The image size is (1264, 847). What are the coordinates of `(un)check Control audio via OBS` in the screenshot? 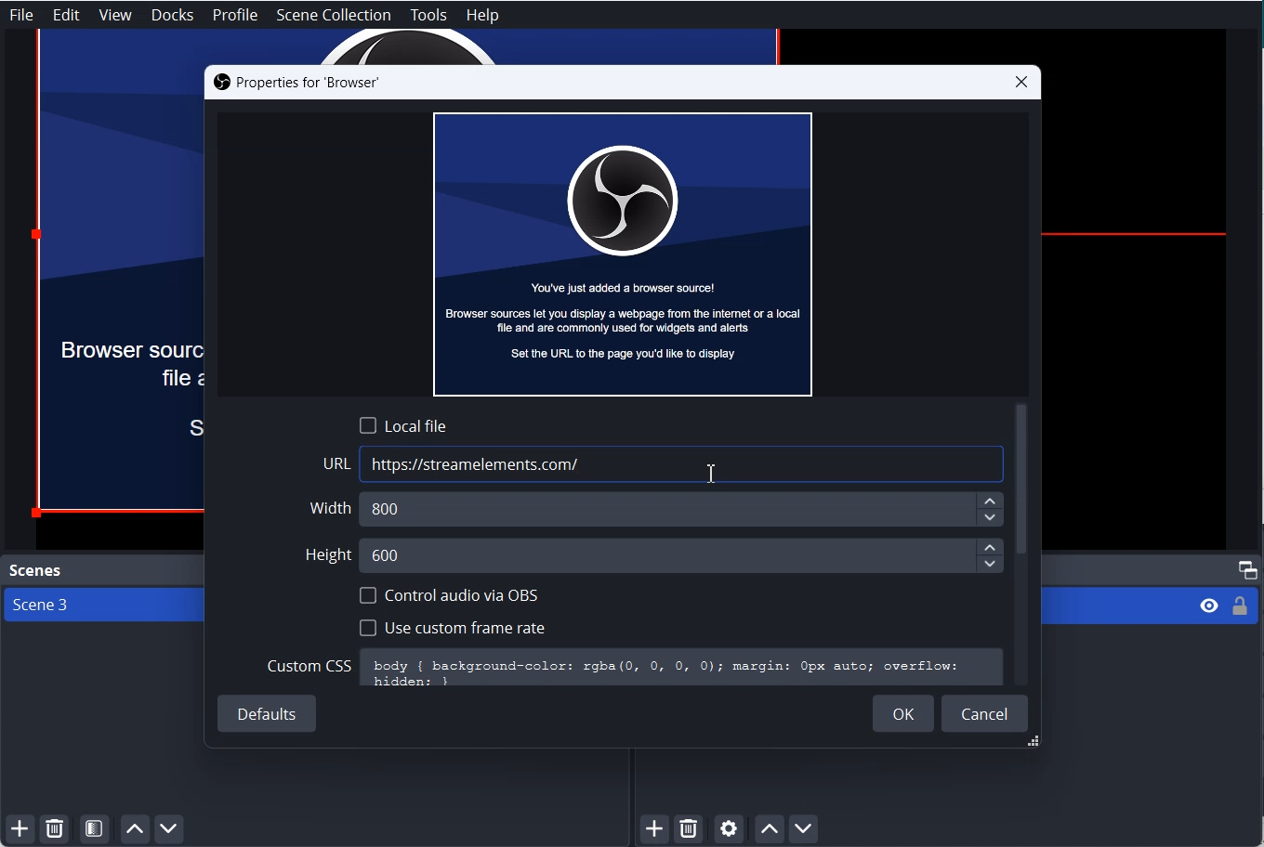 It's located at (450, 595).